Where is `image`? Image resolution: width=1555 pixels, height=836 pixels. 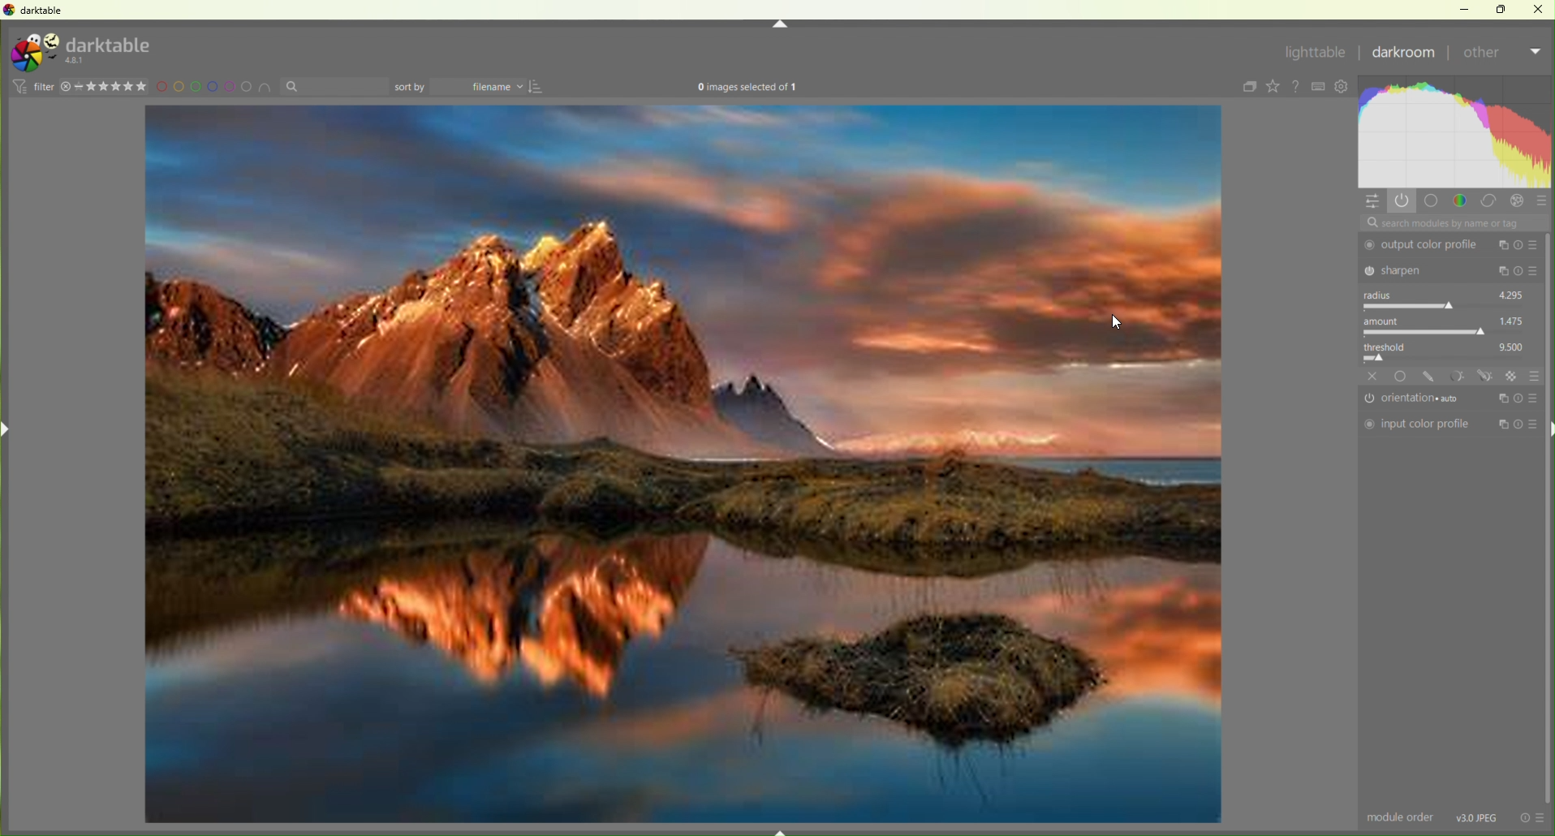 image is located at coordinates (683, 466).